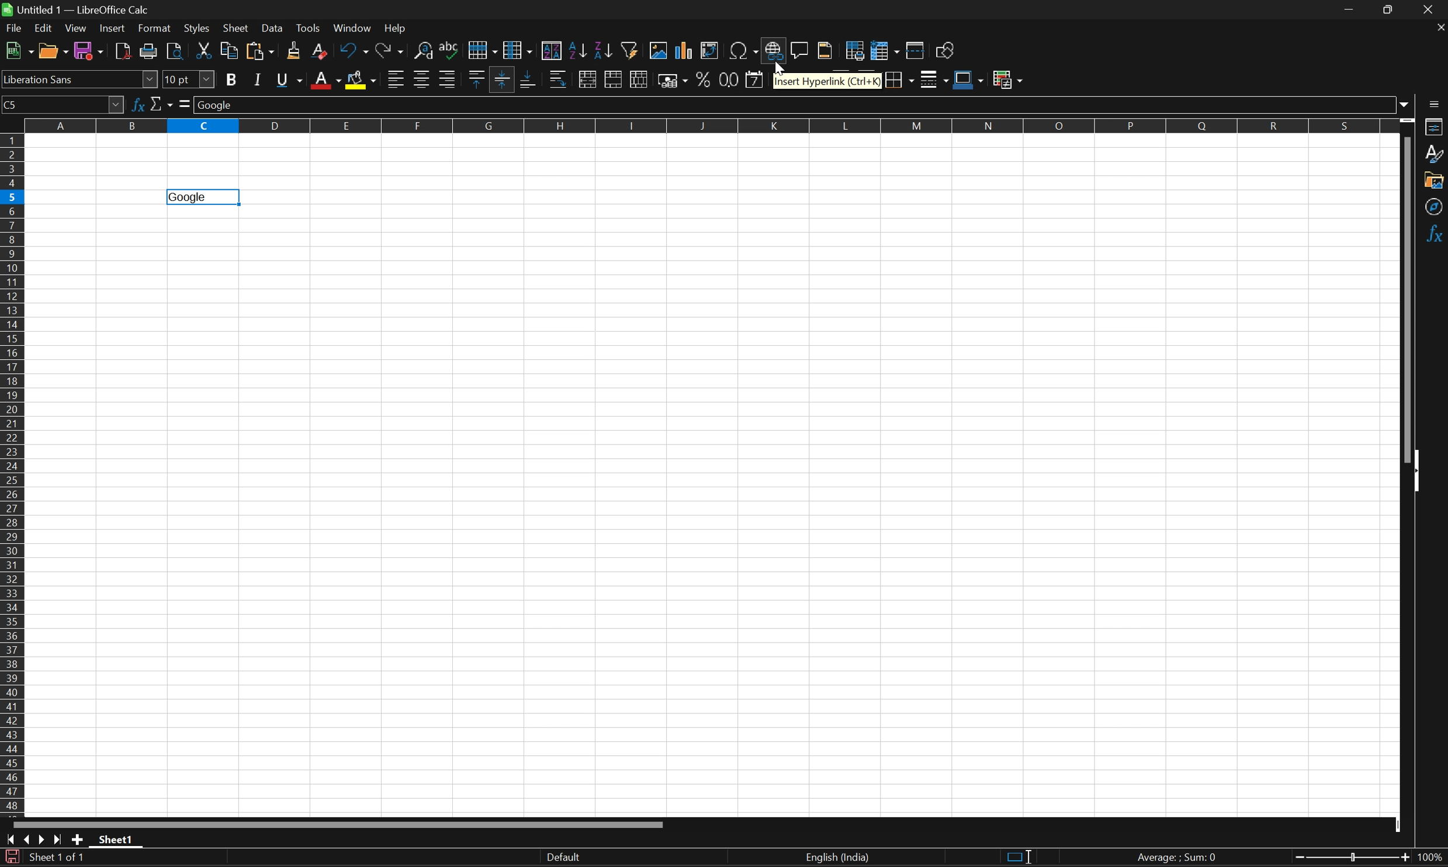 The width and height of the screenshot is (1448, 867). I want to click on Unmerge cells, so click(639, 81).